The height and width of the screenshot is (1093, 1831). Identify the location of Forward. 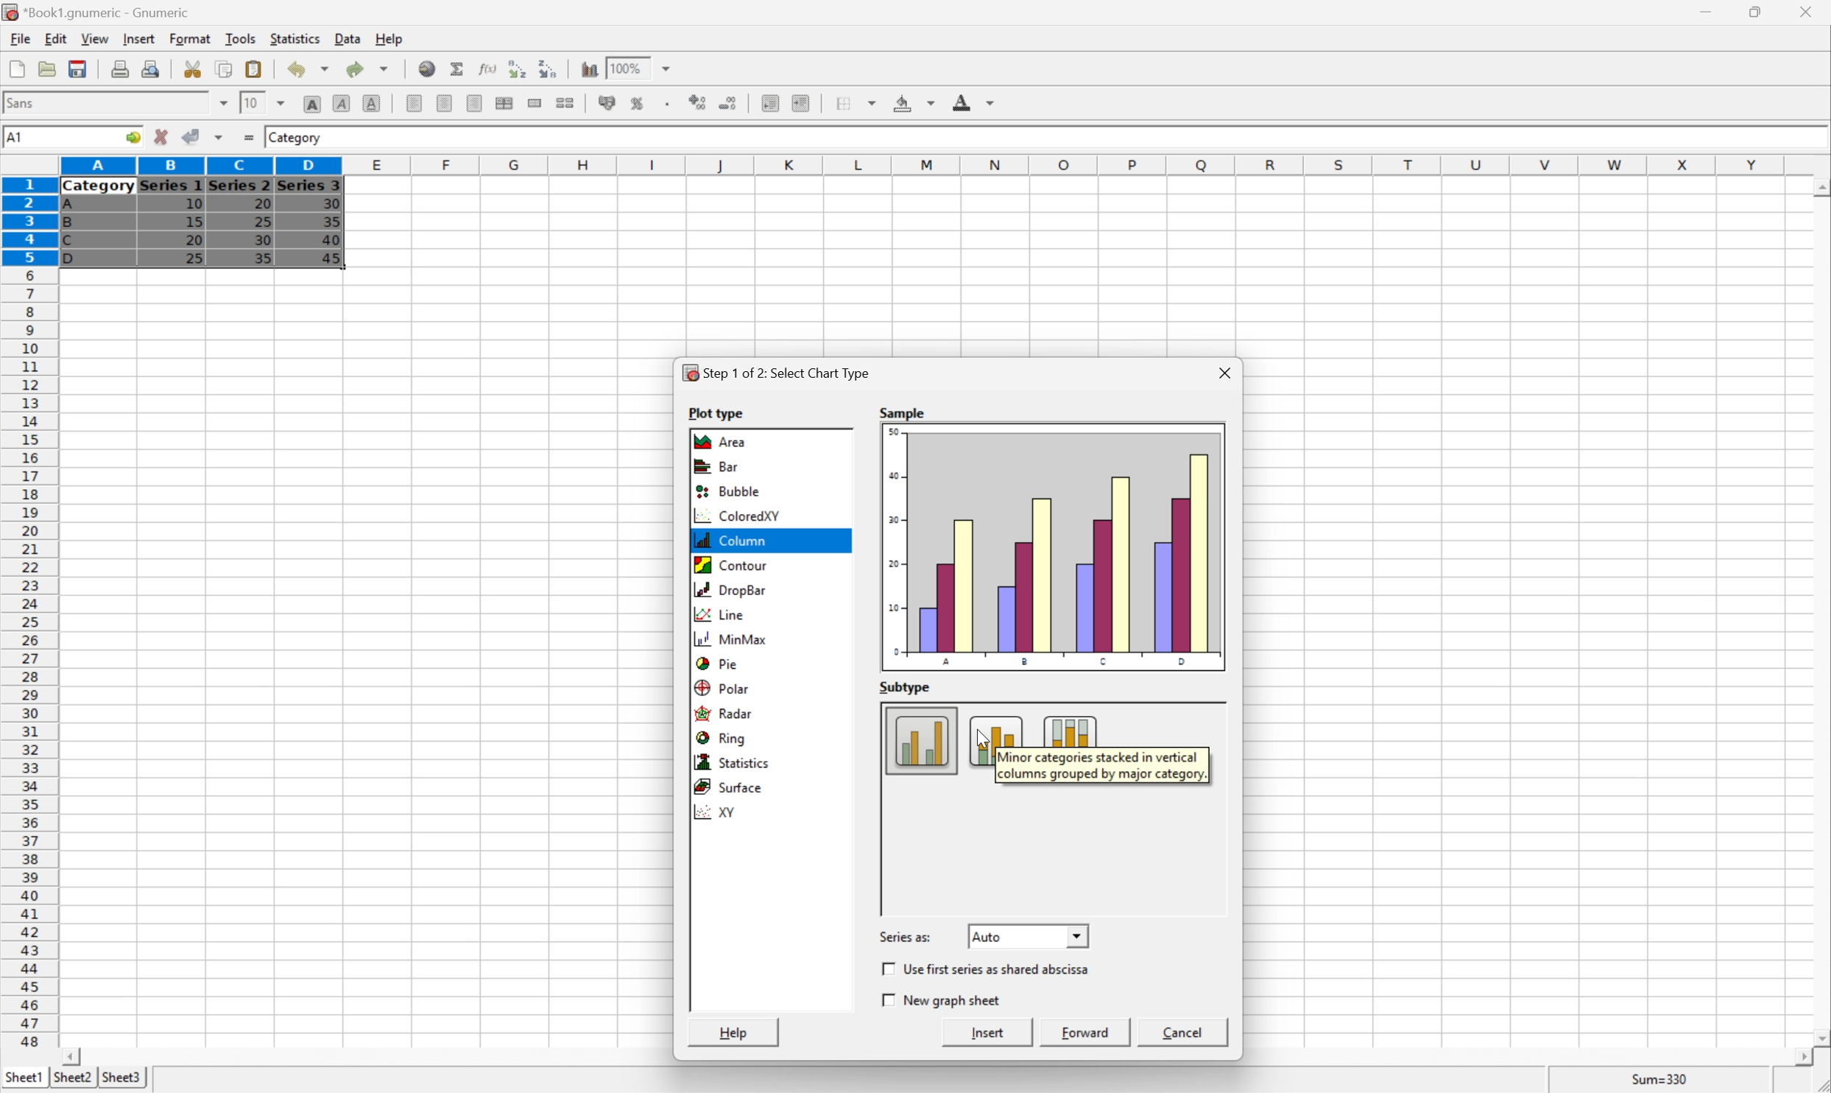
(1088, 1031).